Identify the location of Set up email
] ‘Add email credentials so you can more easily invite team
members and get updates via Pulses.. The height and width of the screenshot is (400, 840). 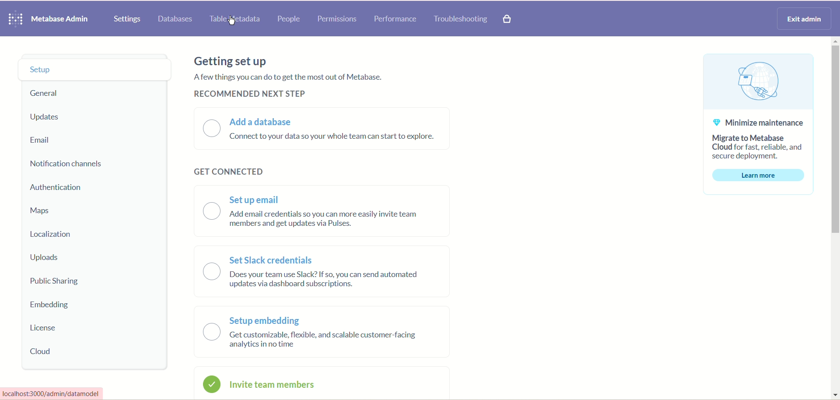
(332, 211).